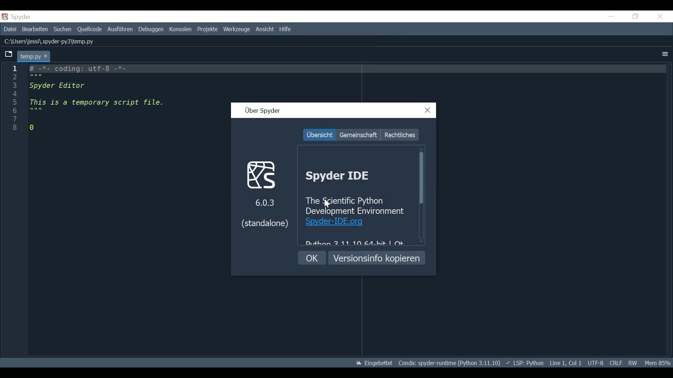 This screenshot has height=378, width=673. What do you see at coordinates (262, 110) in the screenshot?
I see `About Spyder` at bounding box center [262, 110].